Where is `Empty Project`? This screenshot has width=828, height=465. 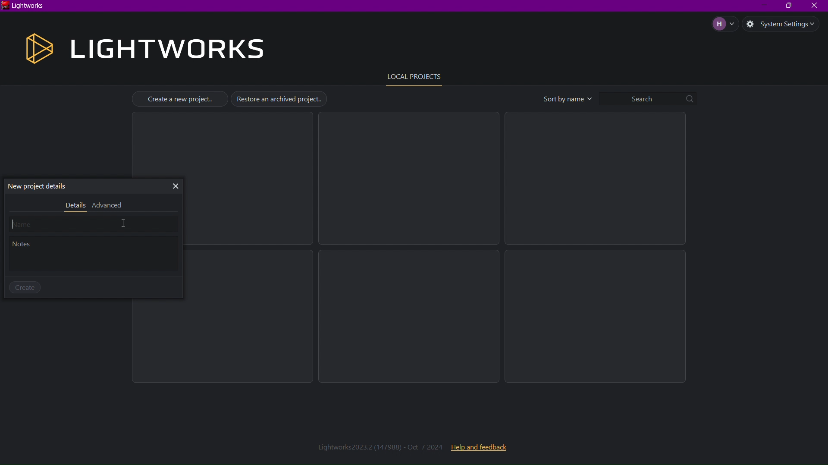 Empty Project is located at coordinates (598, 317).